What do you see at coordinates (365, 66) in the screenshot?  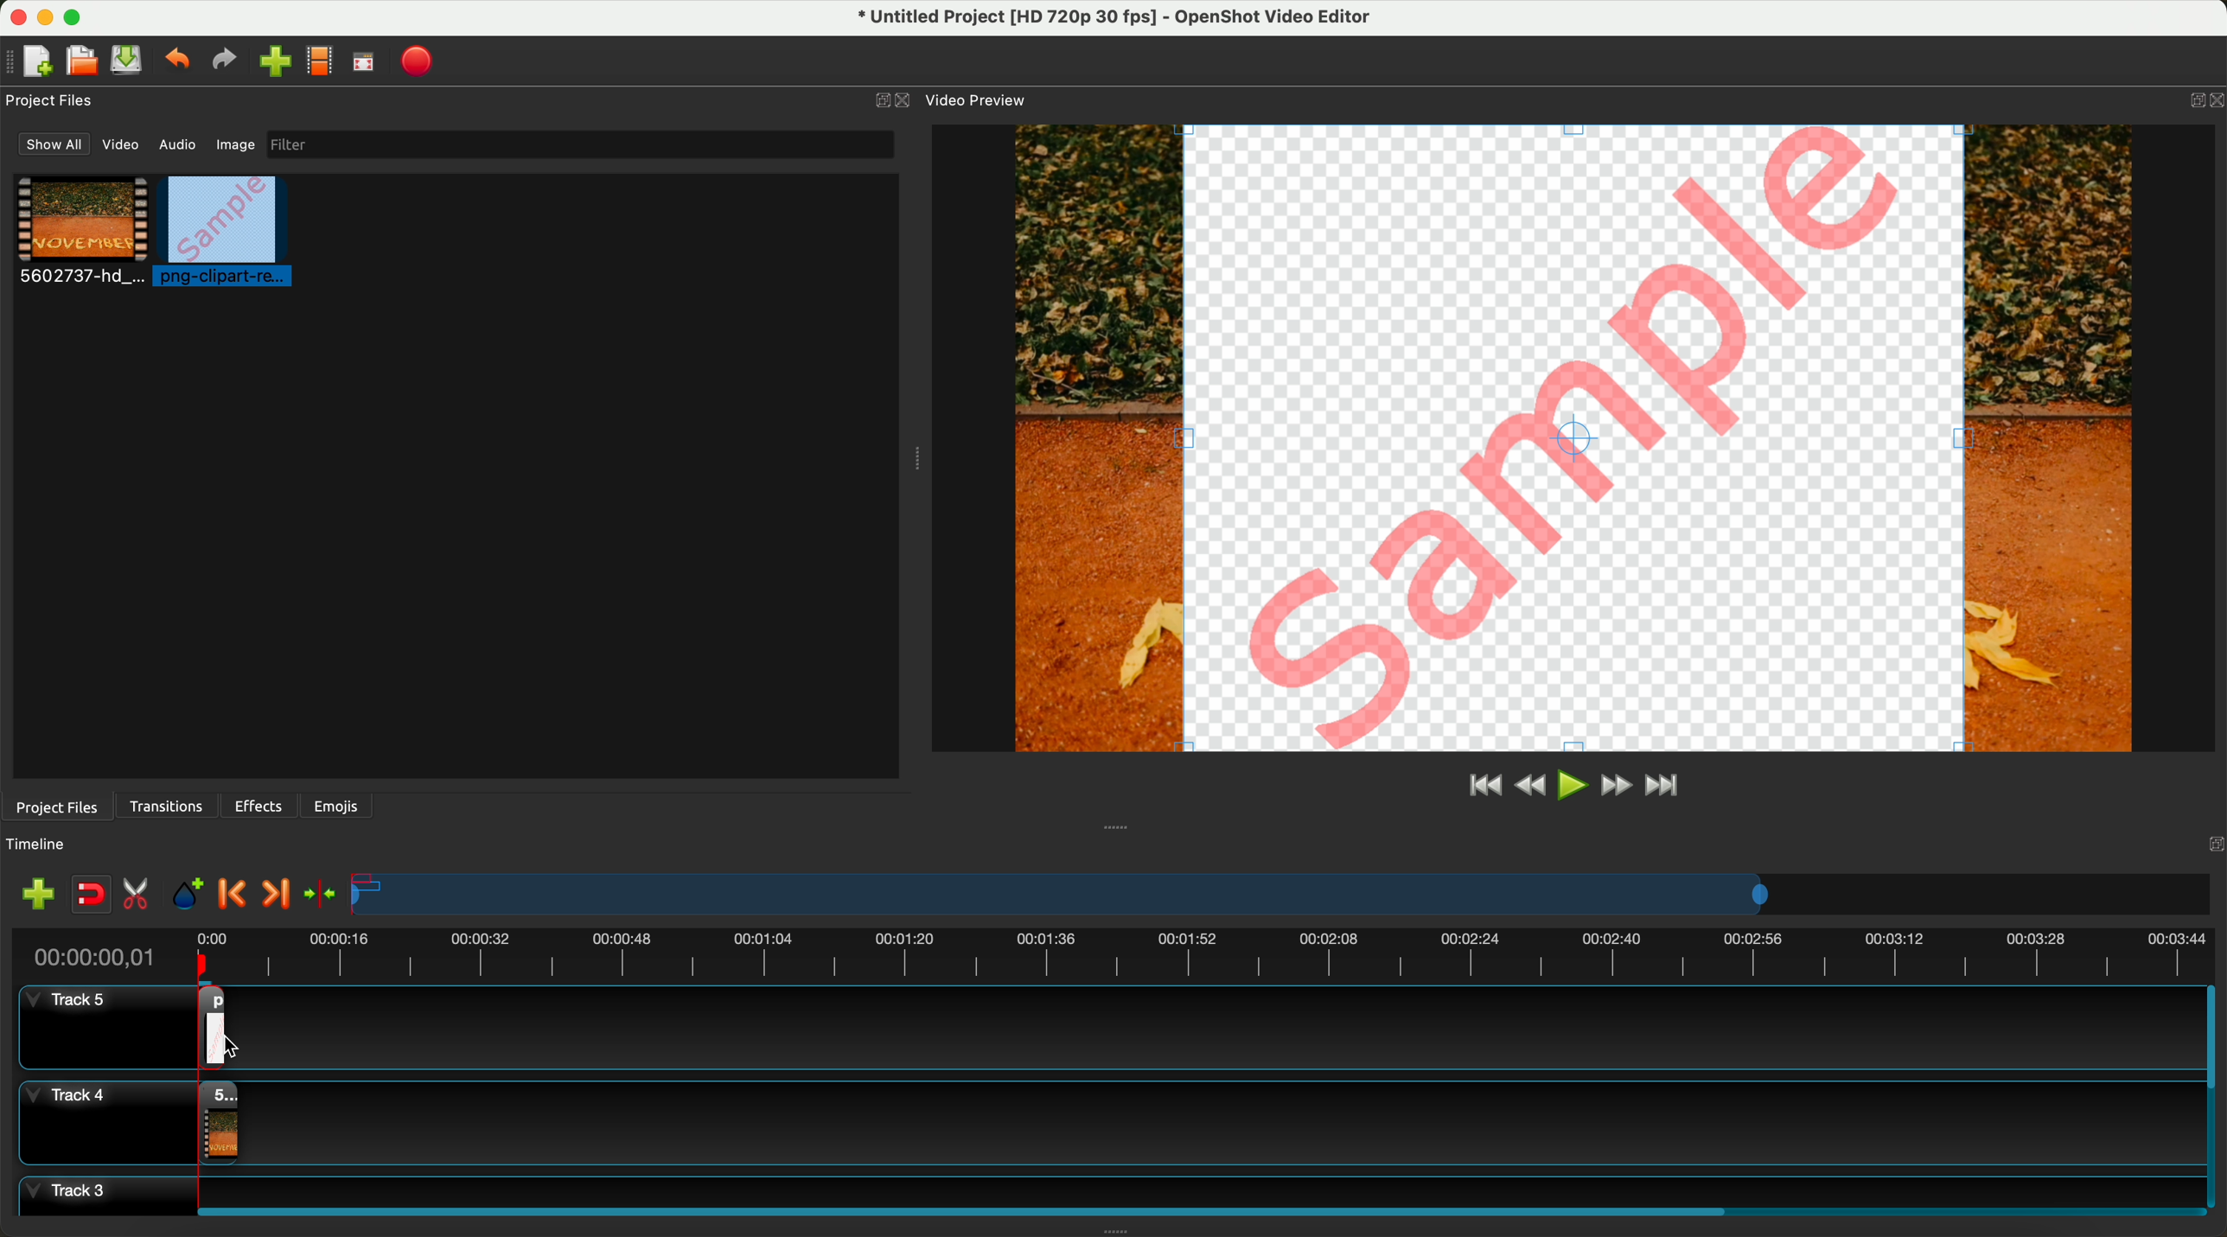 I see `full screen` at bounding box center [365, 66].